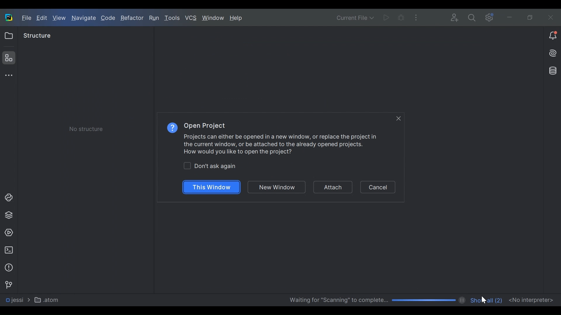  What do you see at coordinates (531, 299) in the screenshot?
I see `<No interpreter>` at bounding box center [531, 299].